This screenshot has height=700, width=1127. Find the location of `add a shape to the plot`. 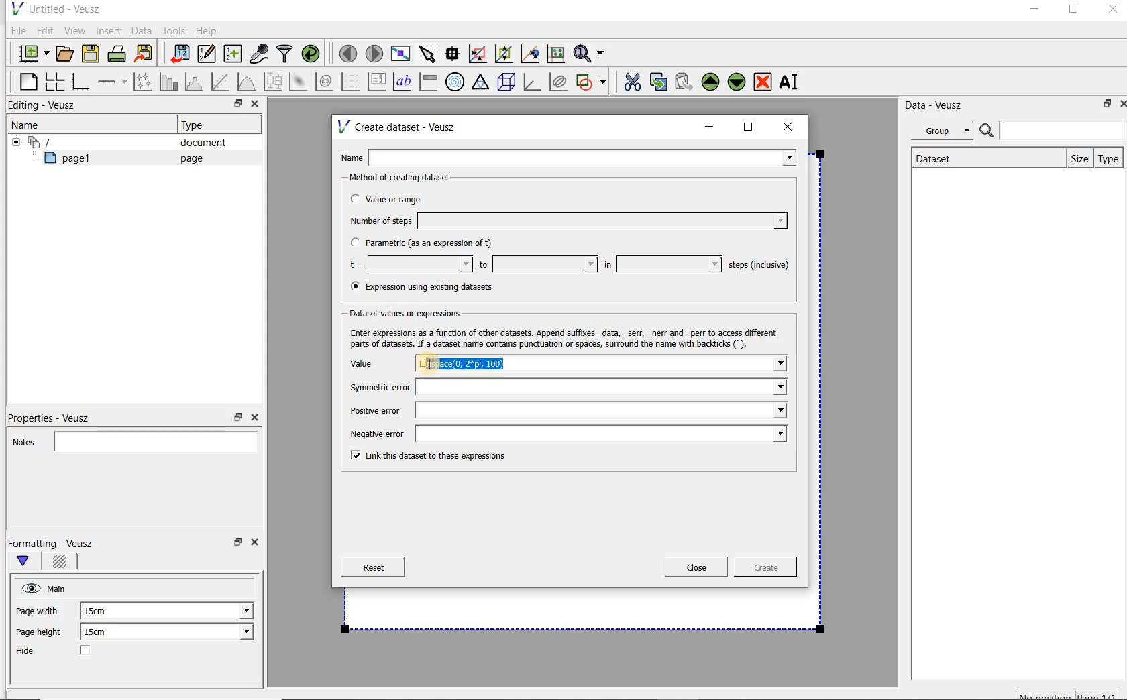

add a shape to the plot is located at coordinates (592, 80).